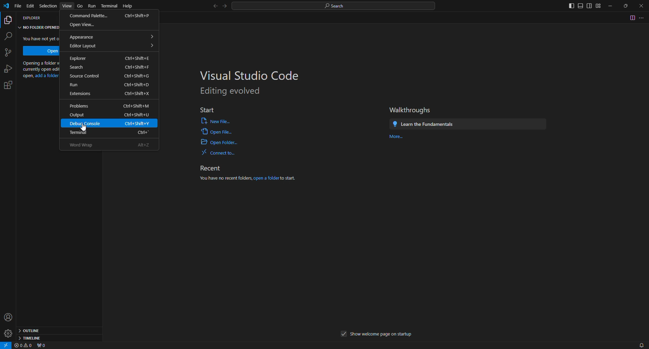 The width and height of the screenshot is (649, 349). Describe the element at coordinates (214, 167) in the screenshot. I see `Recent` at that location.